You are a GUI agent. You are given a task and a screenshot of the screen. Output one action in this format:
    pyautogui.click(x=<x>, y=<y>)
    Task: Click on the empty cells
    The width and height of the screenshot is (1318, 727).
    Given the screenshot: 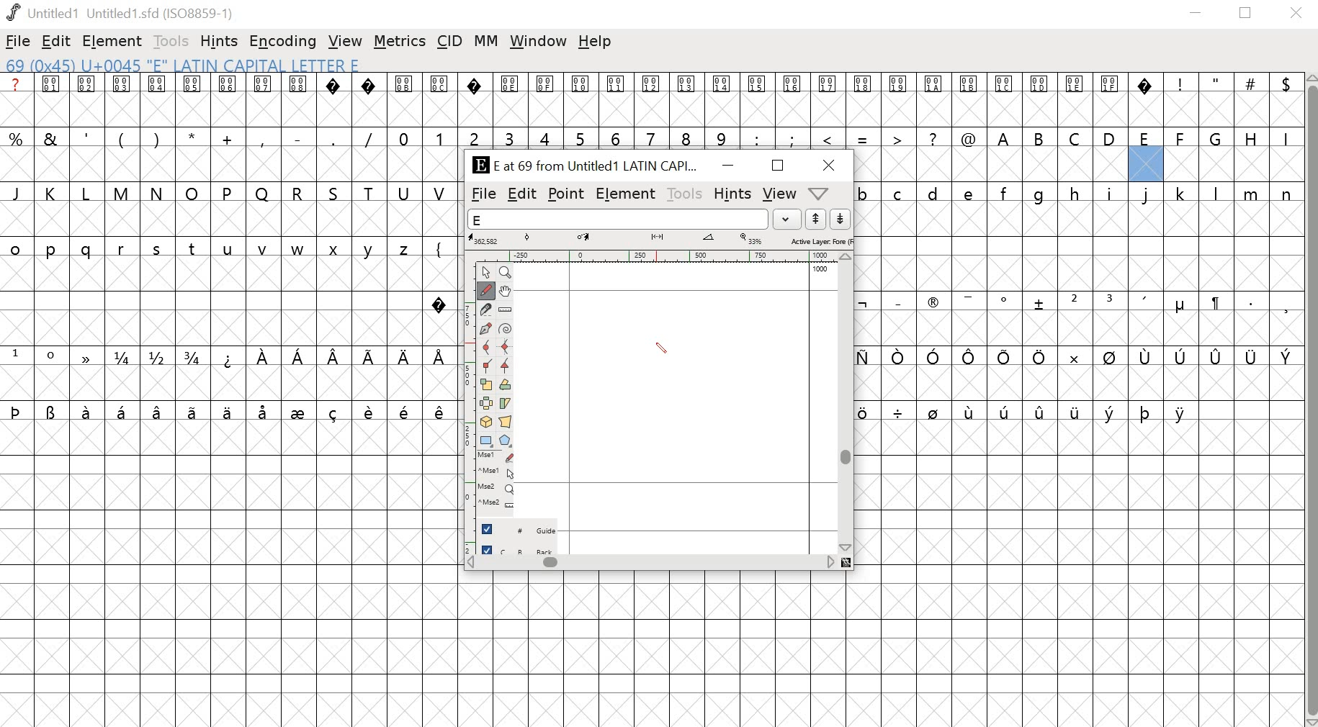 What is the action you would take?
    pyautogui.click(x=228, y=383)
    